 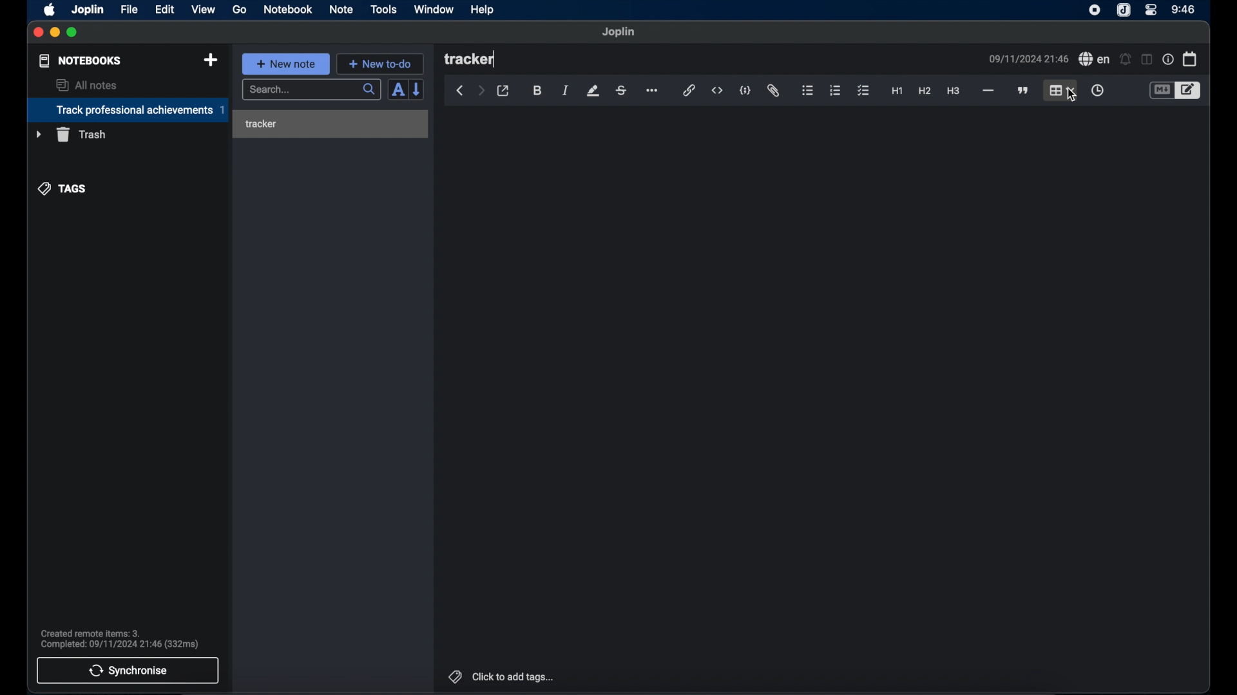 I want to click on help, so click(x=481, y=10).